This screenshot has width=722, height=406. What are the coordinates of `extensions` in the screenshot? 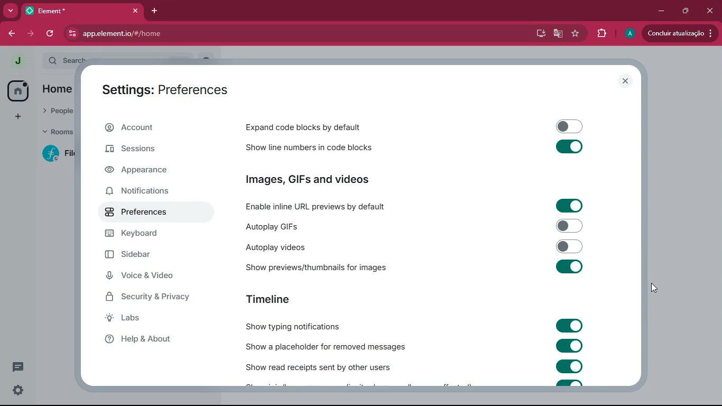 It's located at (602, 33).